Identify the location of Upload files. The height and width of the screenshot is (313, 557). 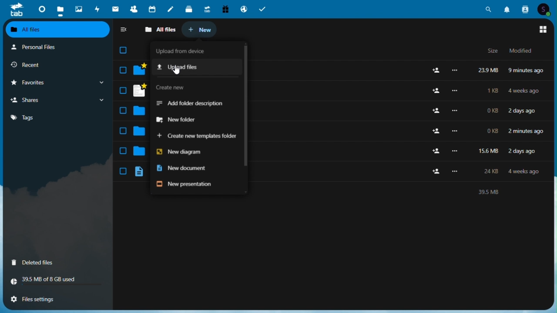
(194, 67).